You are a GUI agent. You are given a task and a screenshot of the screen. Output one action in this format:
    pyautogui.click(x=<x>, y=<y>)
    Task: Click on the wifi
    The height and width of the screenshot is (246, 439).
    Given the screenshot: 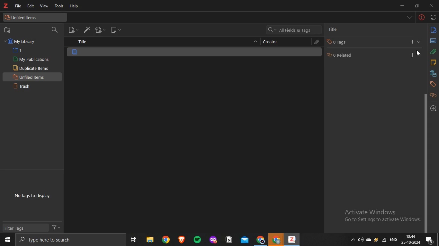 What is the action you would take?
    pyautogui.click(x=385, y=240)
    